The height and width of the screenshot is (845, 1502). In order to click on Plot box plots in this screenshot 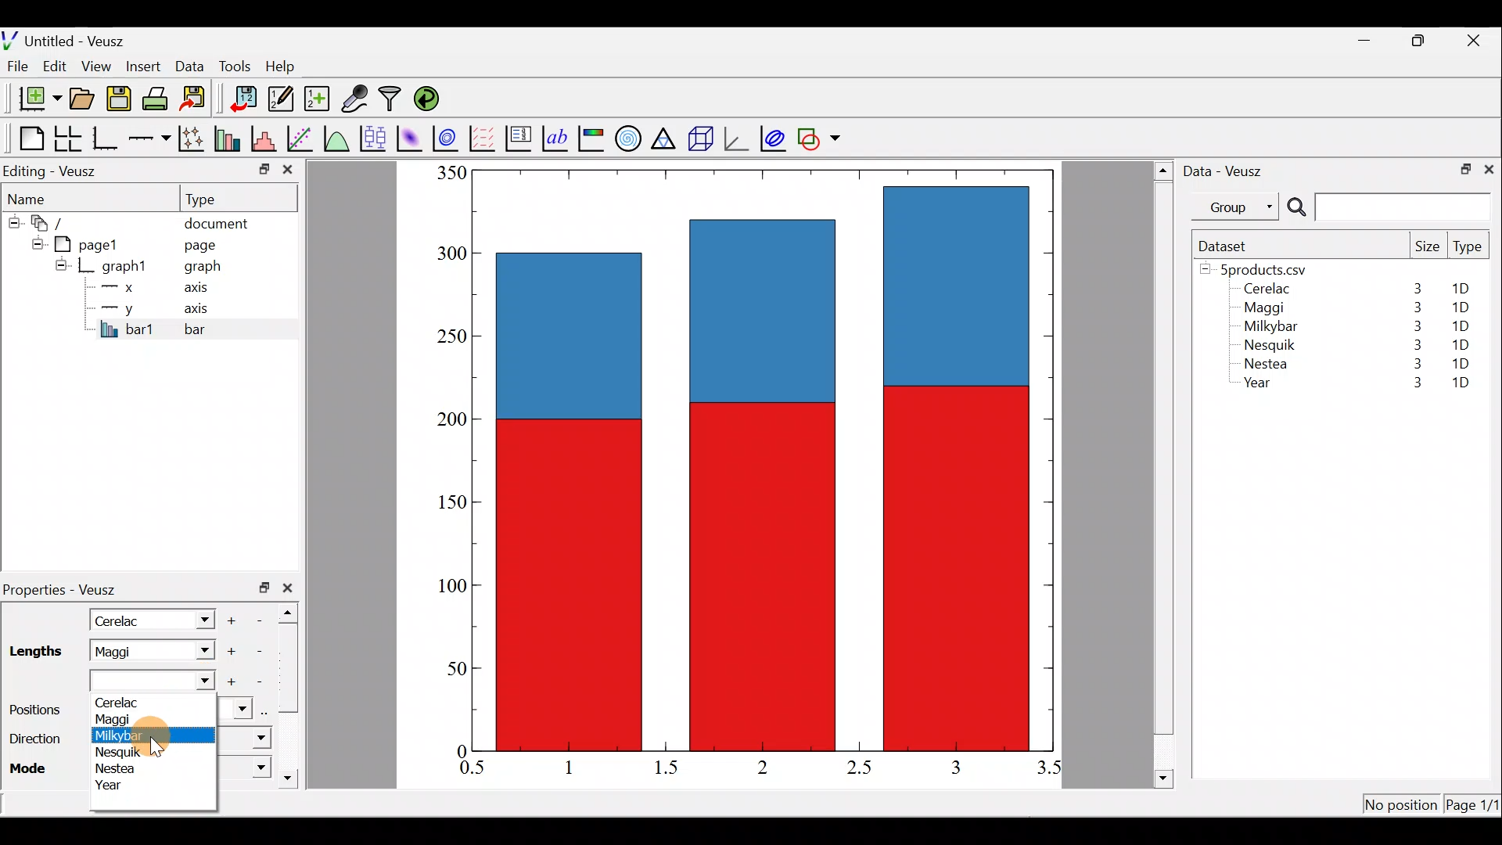, I will do `click(375, 138)`.